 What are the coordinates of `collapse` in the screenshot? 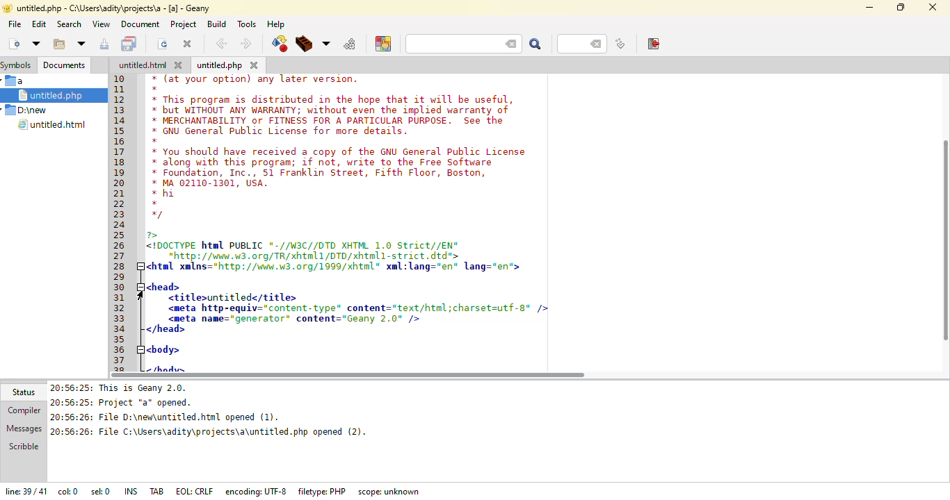 It's located at (140, 287).